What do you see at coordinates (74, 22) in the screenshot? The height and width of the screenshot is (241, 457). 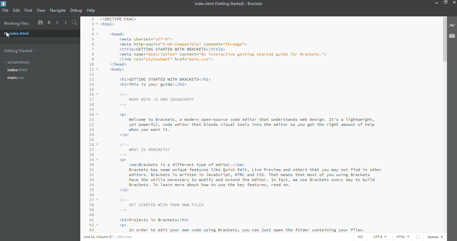 I see `search` at bounding box center [74, 22].